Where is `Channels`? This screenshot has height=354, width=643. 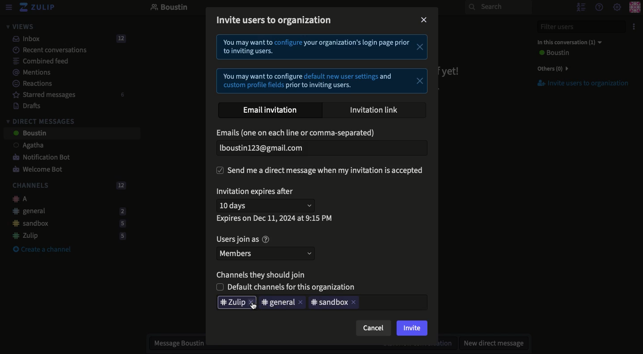 Channels is located at coordinates (67, 186).